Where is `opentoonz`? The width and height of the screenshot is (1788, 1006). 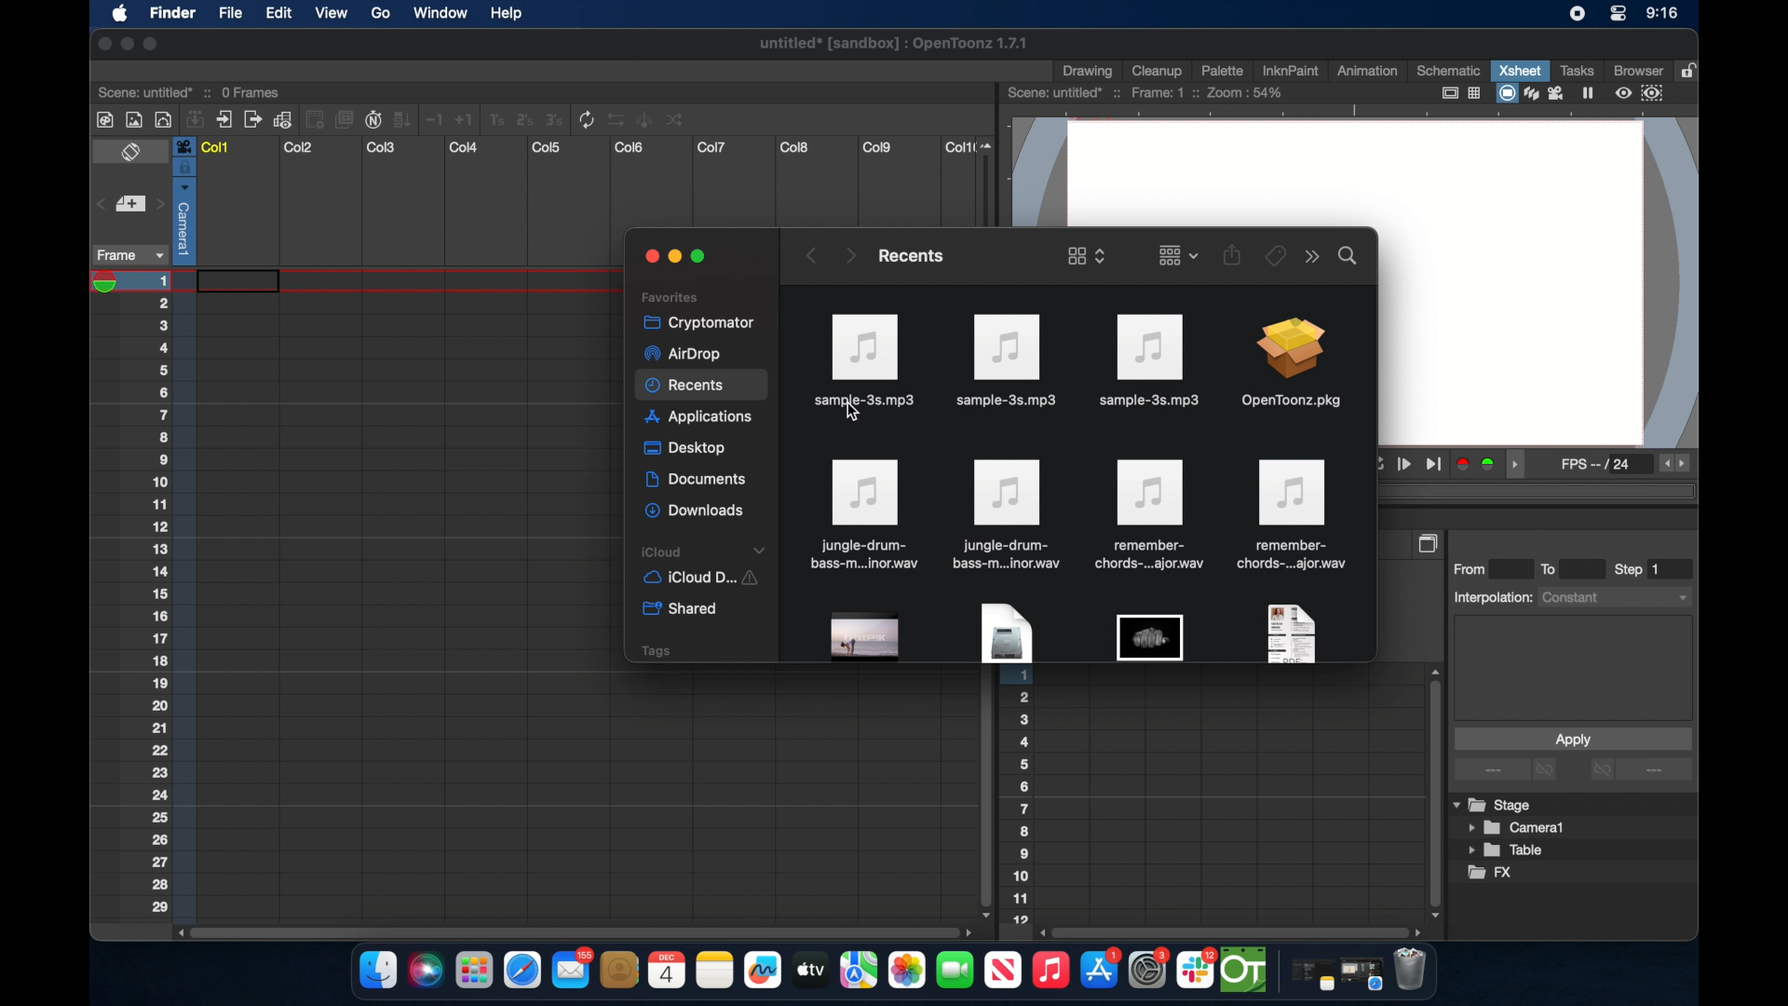
opentoonz is located at coordinates (1245, 971).